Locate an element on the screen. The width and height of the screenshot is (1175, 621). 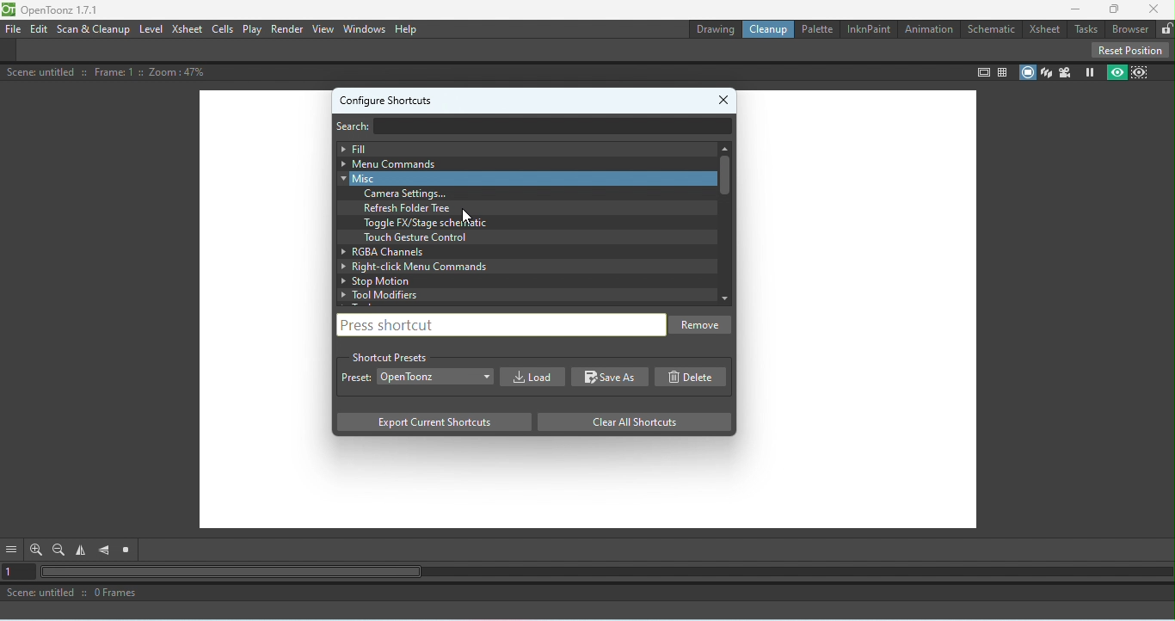
Scene: untitled :: Frame: 1 :: Zoom :47% is located at coordinates (108, 72).